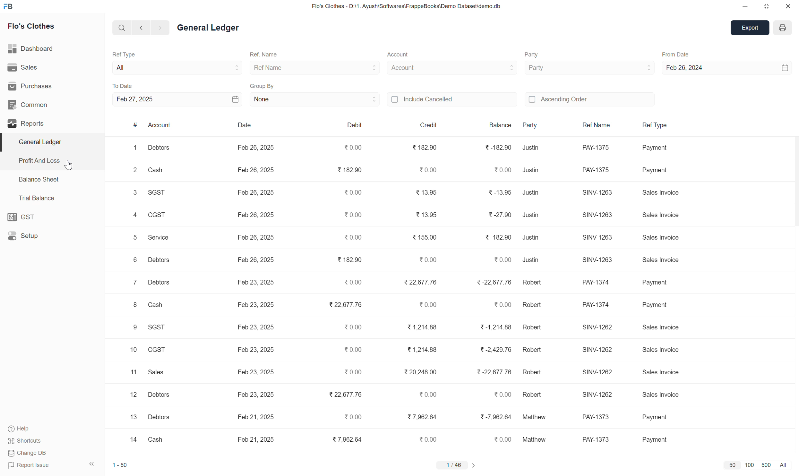 This screenshot has width=799, height=476. What do you see at coordinates (539, 418) in the screenshot?
I see `Matthew` at bounding box center [539, 418].